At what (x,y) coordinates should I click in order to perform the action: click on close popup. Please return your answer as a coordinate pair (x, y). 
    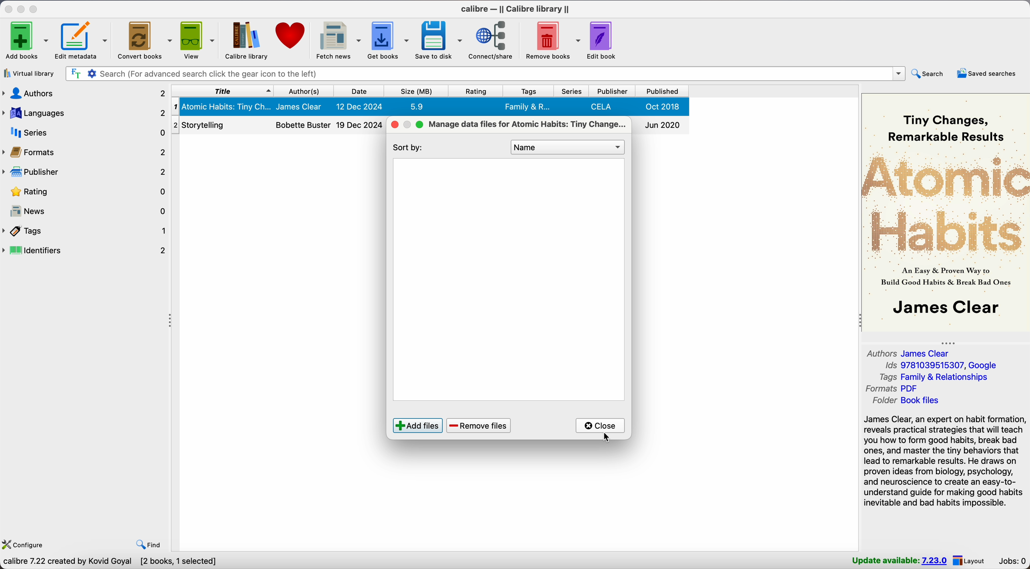
    Looking at the image, I should click on (396, 125).